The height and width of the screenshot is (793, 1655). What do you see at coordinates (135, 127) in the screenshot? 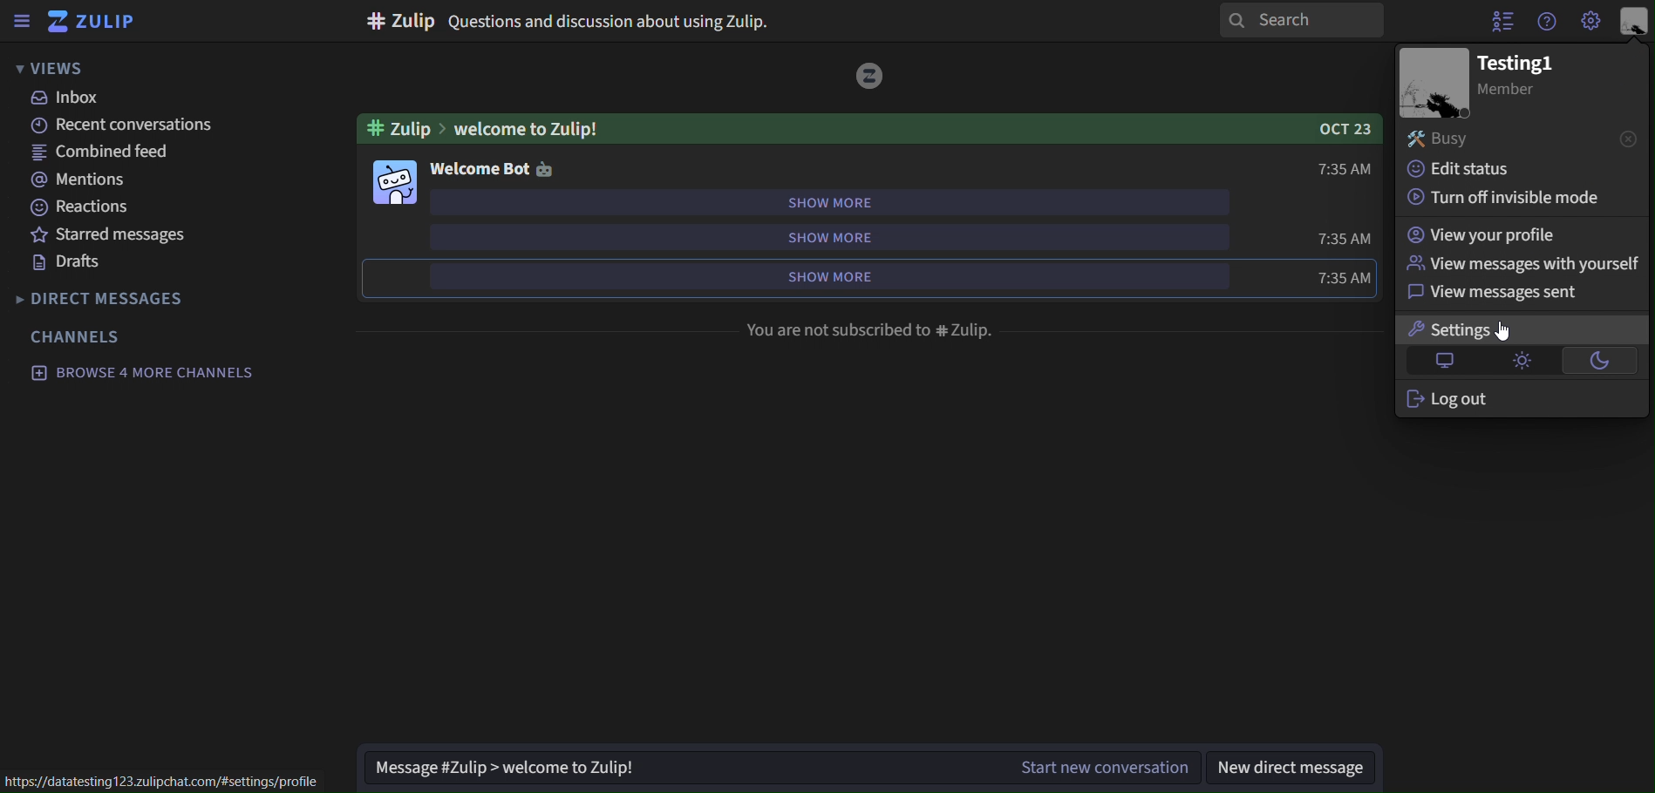
I see `recent conversations` at bounding box center [135, 127].